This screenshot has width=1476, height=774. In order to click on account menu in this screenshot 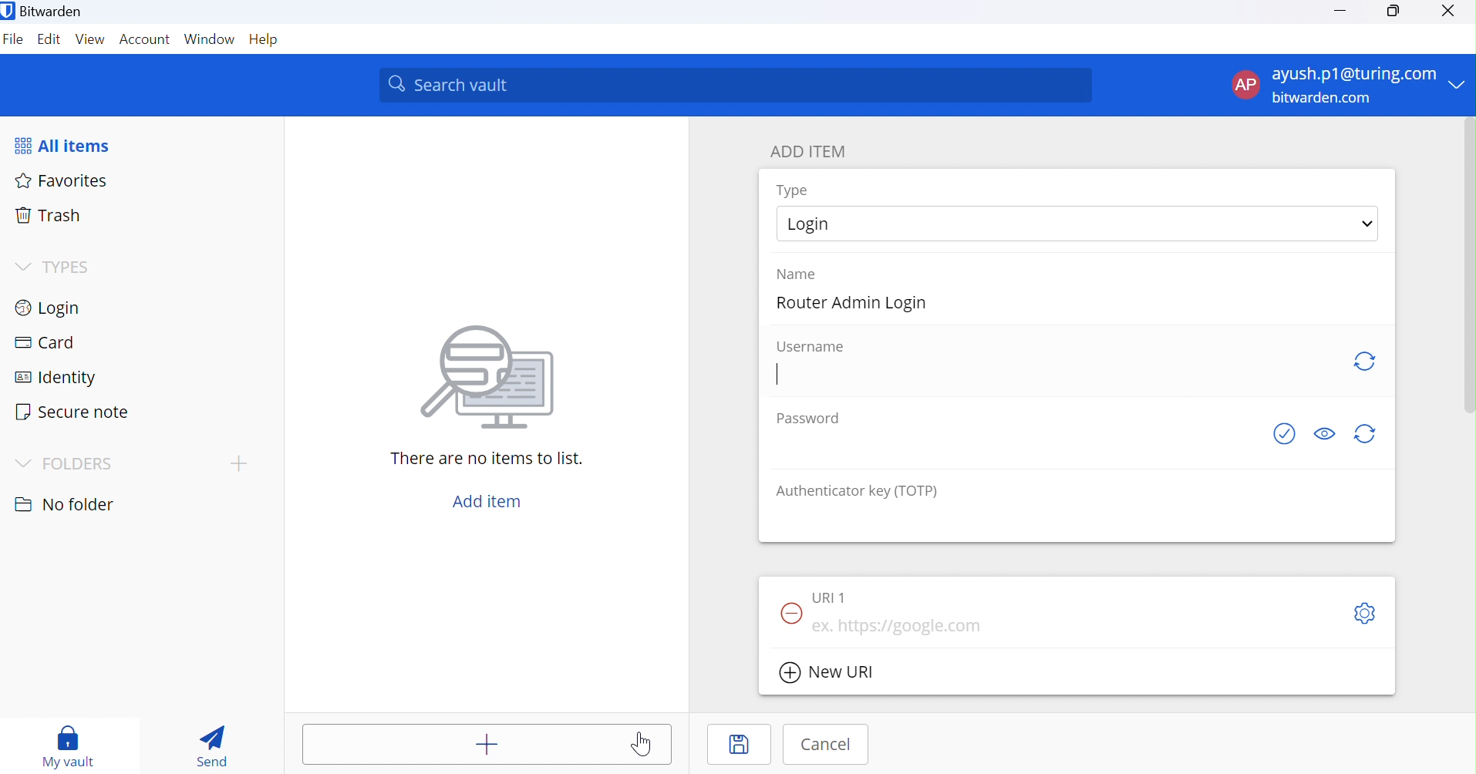, I will do `click(1347, 86)`.